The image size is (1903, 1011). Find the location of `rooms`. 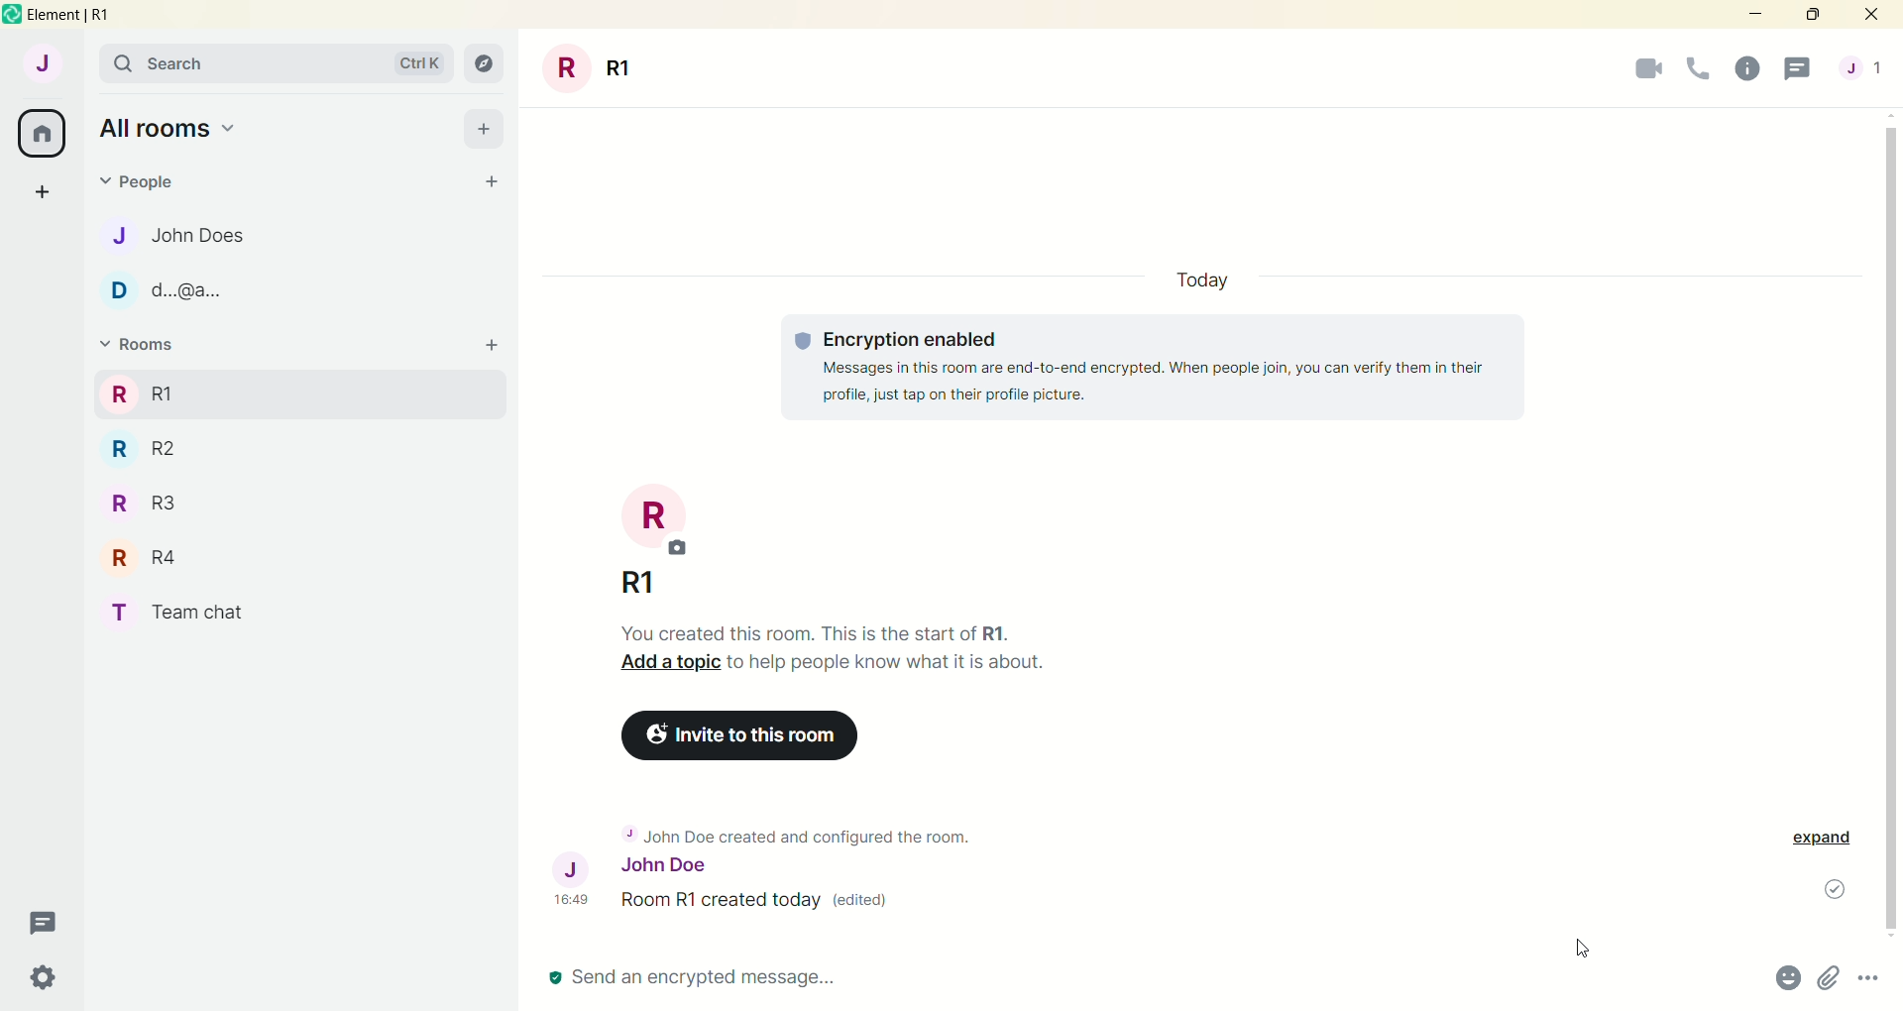

rooms is located at coordinates (141, 393).